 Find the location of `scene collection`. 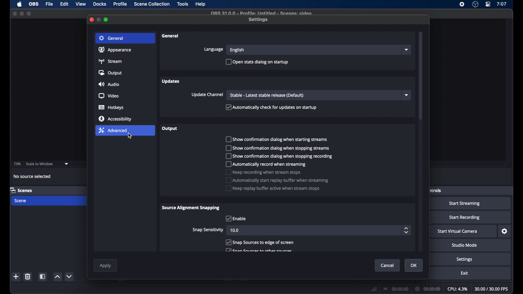

scene collection is located at coordinates (152, 4).